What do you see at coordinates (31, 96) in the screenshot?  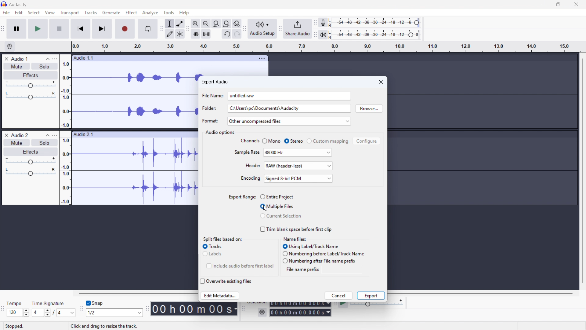 I see `Pan: centre` at bounding box center [31, 96].